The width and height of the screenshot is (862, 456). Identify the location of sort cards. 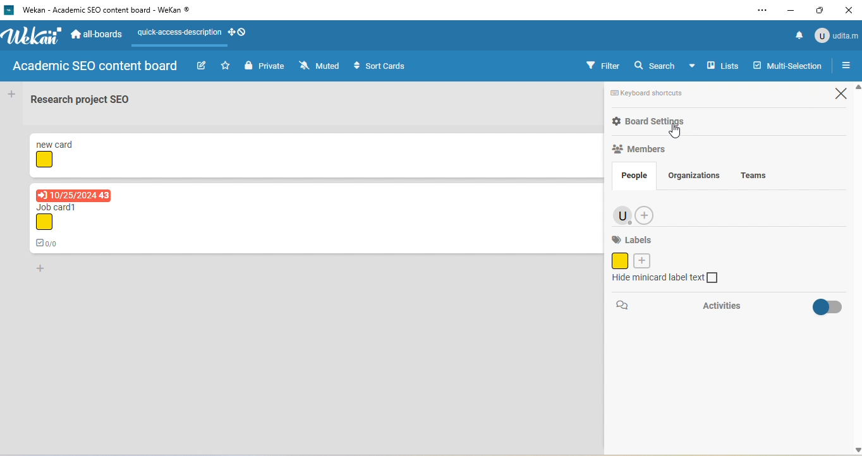
(380, 66).